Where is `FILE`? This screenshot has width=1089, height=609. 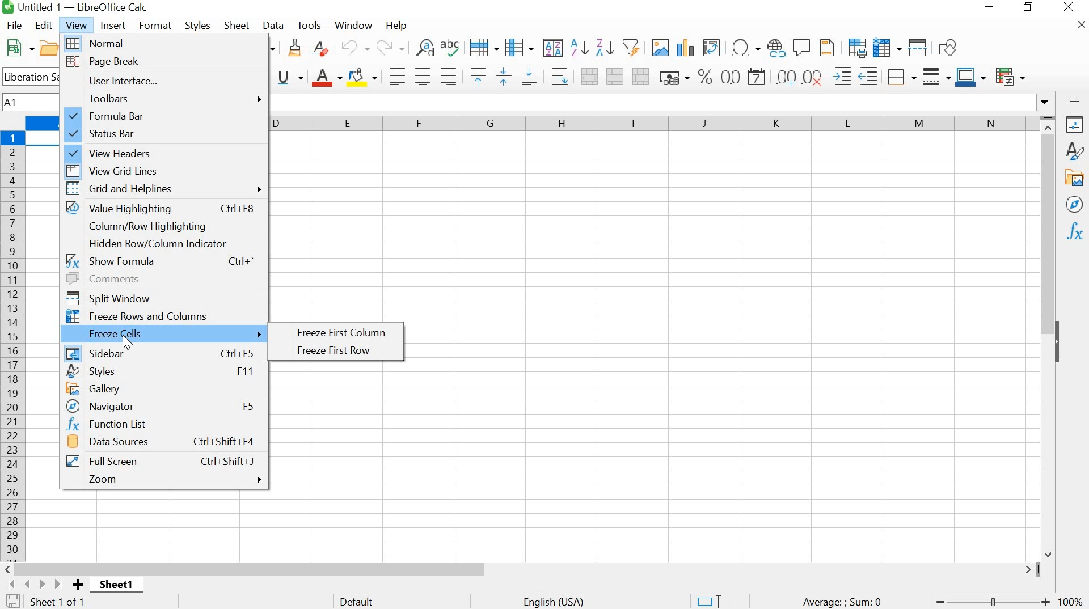
FILE is located at coordinates (14, 25).